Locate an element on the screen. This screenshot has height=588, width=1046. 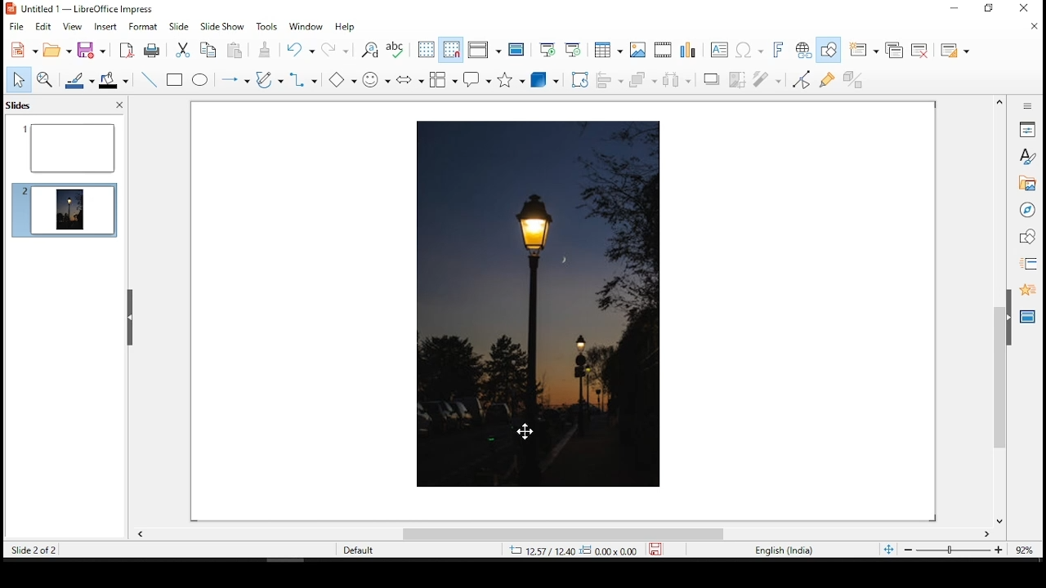
navigator is located at coordinates (1027, 210).